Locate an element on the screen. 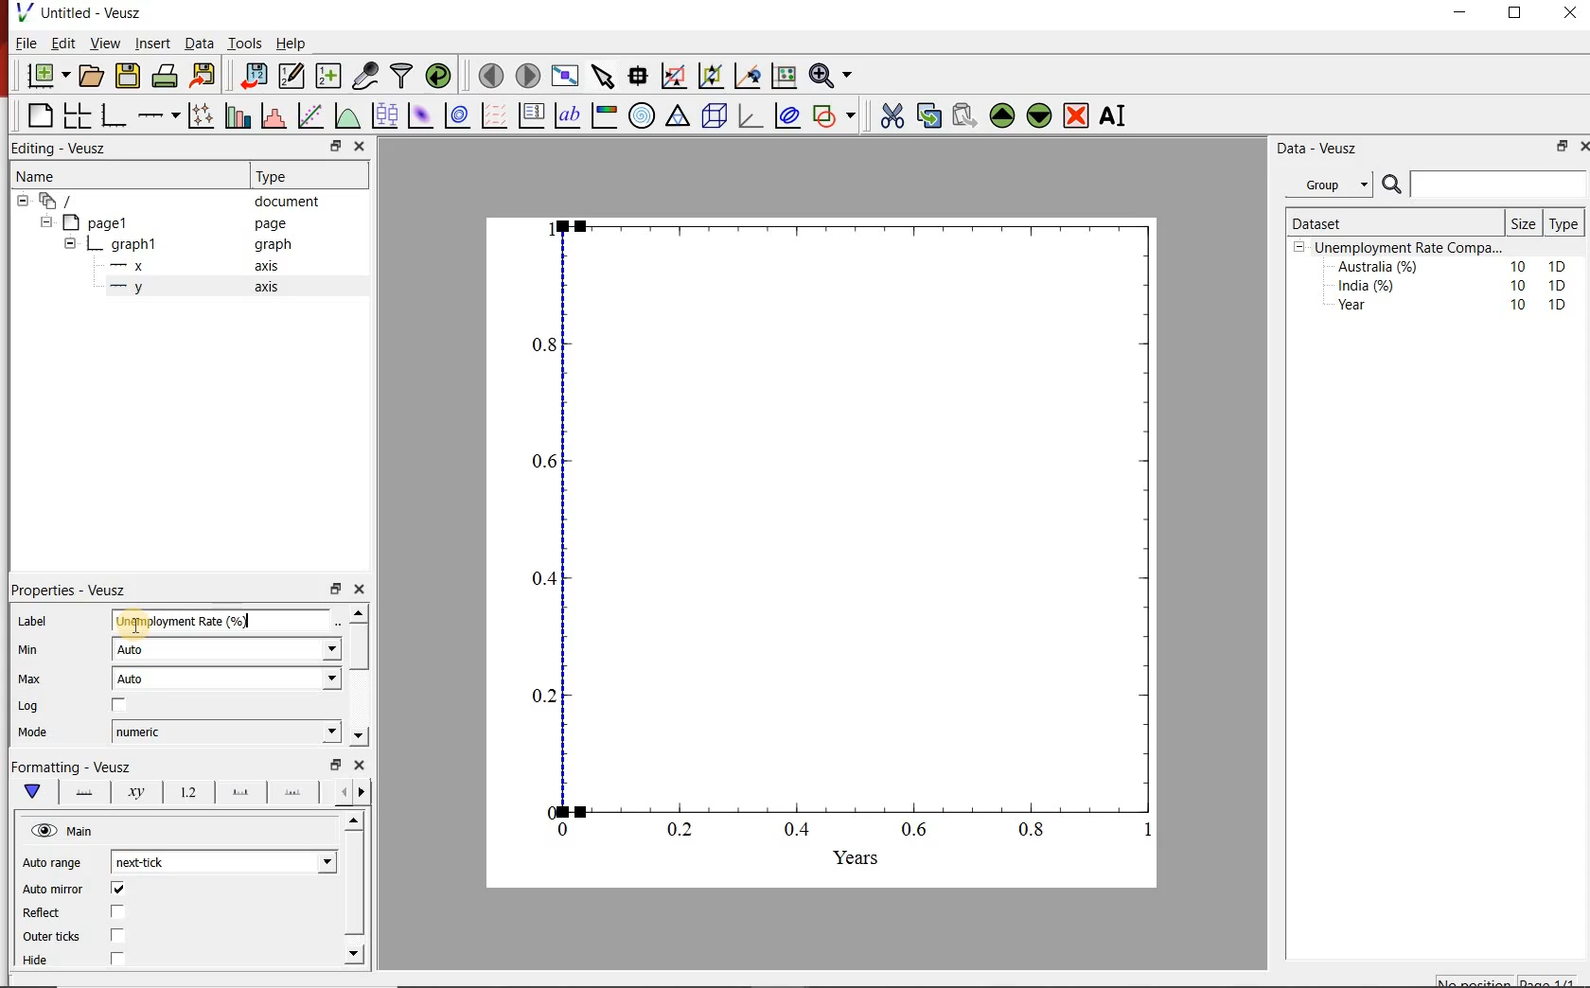  close is located at coordinates (361, 590).